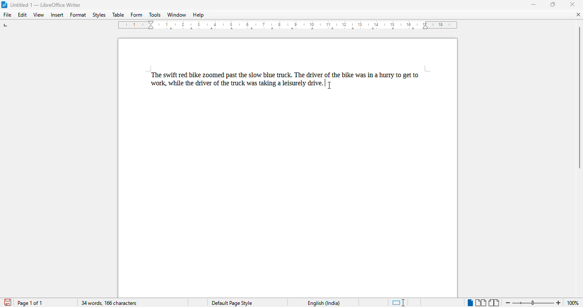  What do you see at coordinates (137, 15) in the screenshot?
I see `form` at bounding box center [137, 15].